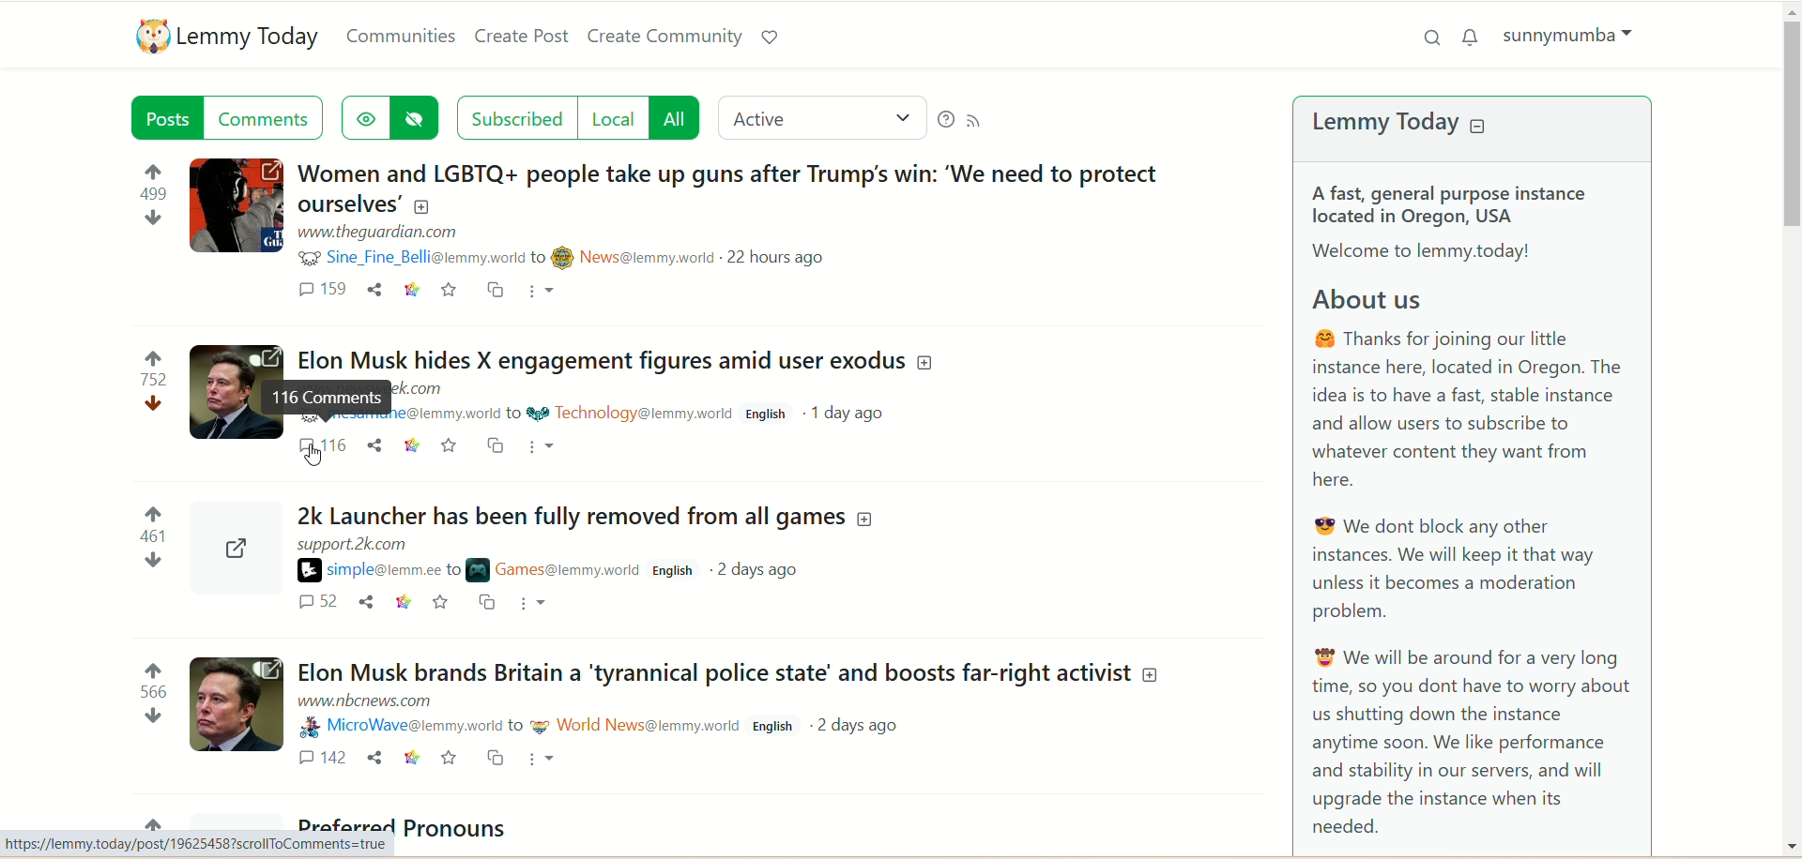 This screenshot has height=859, width=1802. Describe the element at coordinates (235, 204) in the screenshot. I see `Profile` at that location.